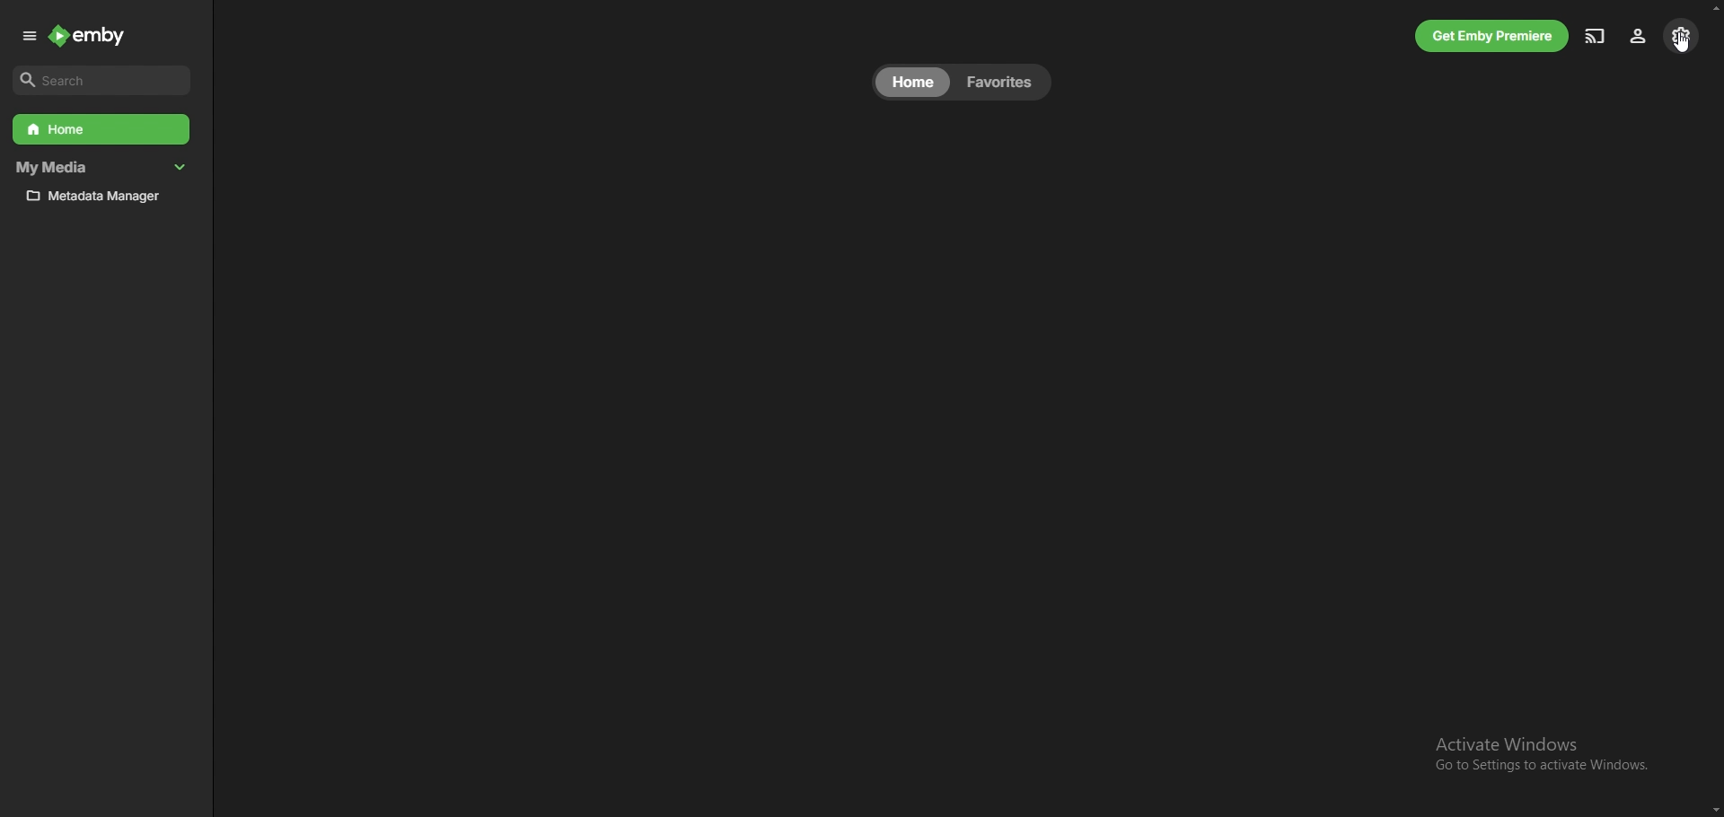  I want to click on profile, so click(1640, 35).